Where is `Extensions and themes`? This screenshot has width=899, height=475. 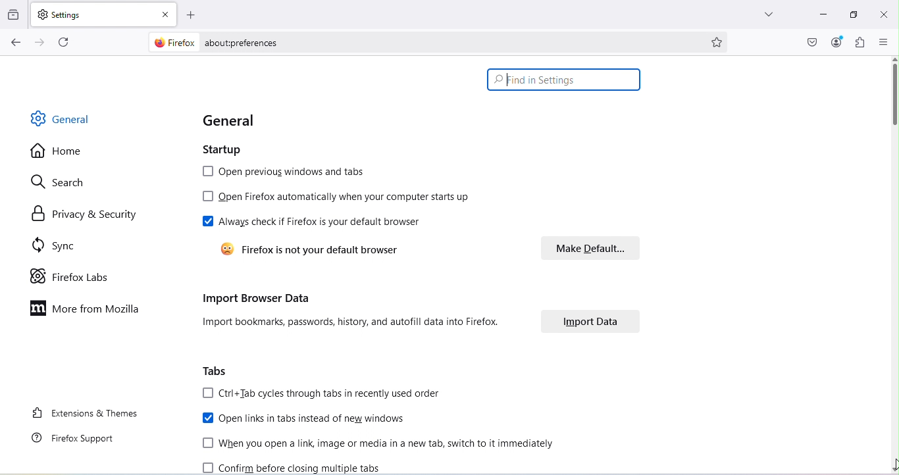
Extensions and themes is located at coordinates (86, 413).